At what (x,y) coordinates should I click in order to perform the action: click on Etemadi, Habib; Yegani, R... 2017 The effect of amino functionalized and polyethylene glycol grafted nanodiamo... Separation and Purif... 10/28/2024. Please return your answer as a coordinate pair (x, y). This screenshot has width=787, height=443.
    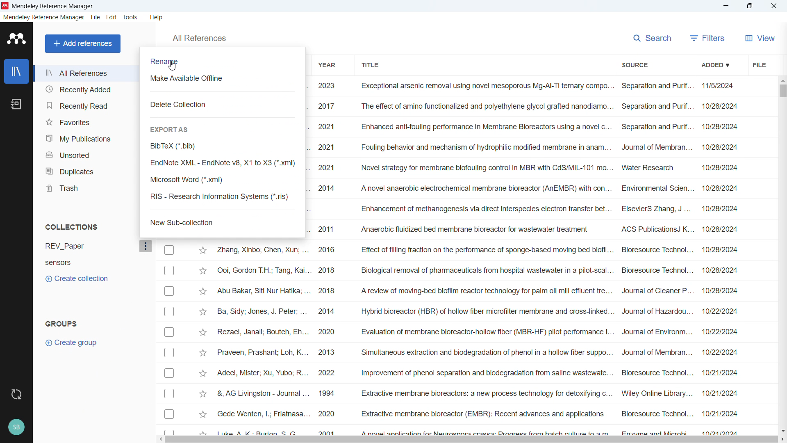
    Looking at the image, I should click on (523, 106).